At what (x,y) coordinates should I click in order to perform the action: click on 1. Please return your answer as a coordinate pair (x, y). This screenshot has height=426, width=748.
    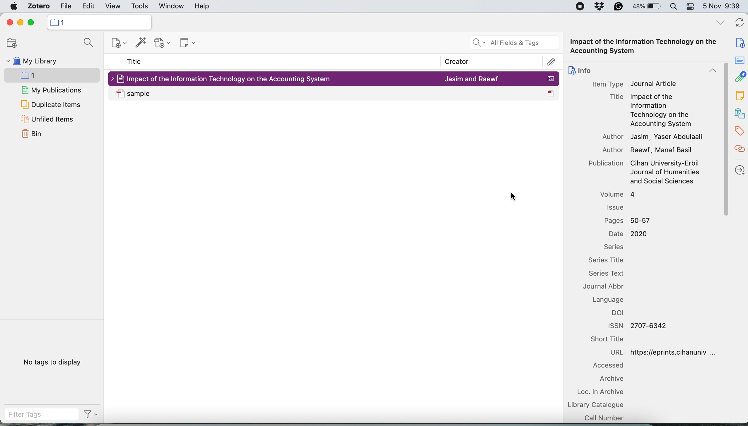
    Looking at the image, I should click on (64, 23).